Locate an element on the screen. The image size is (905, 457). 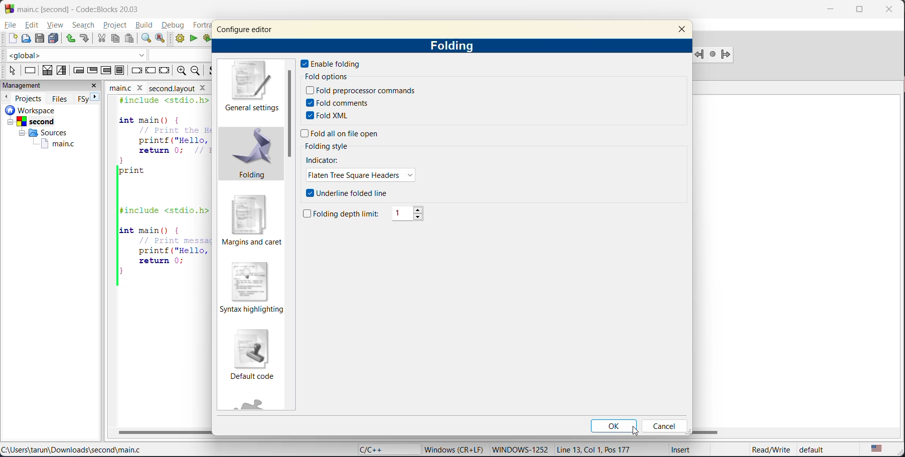
metadata is located at coordinates (456, 449).